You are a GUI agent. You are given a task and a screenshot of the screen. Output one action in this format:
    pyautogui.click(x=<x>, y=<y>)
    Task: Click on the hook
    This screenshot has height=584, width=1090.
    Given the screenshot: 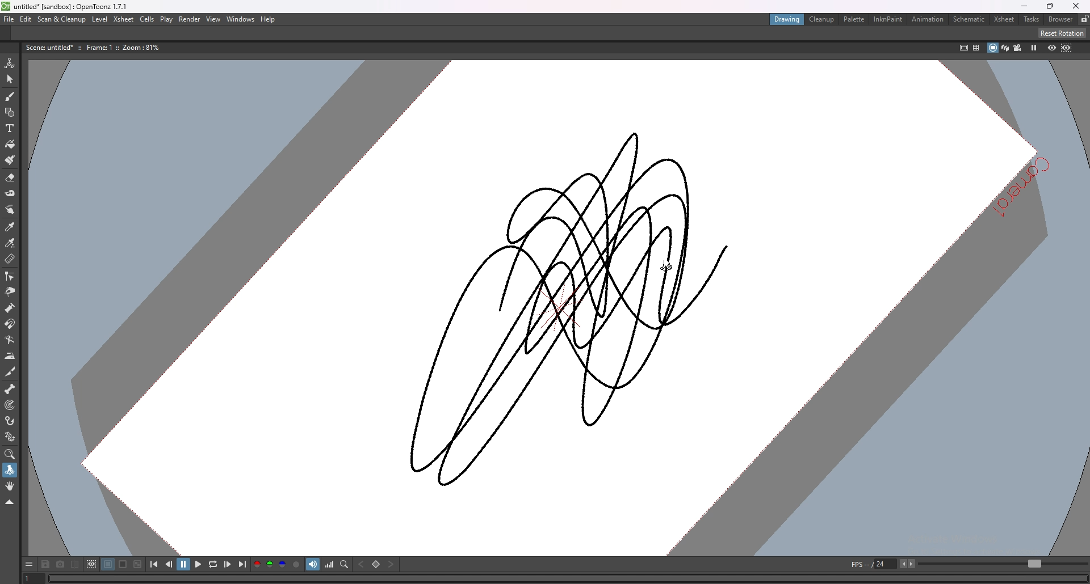 What is the action you would take?
    pyautogui.click(x=9, y=420)
    